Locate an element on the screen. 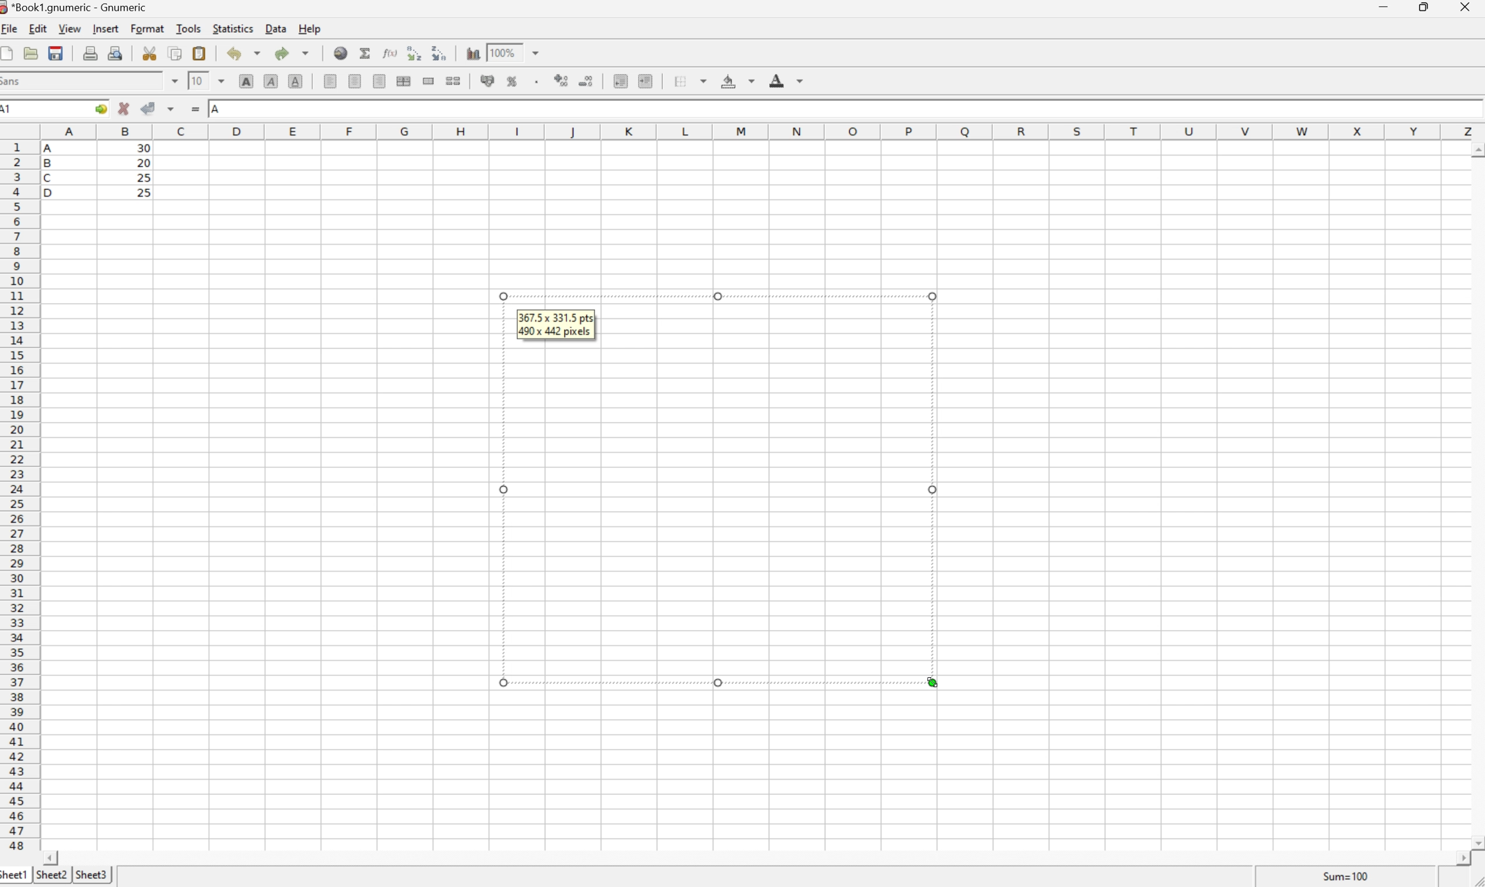 The width and height of the screenshot is (1485, 887). 20 is located at coordinates (143, 163).